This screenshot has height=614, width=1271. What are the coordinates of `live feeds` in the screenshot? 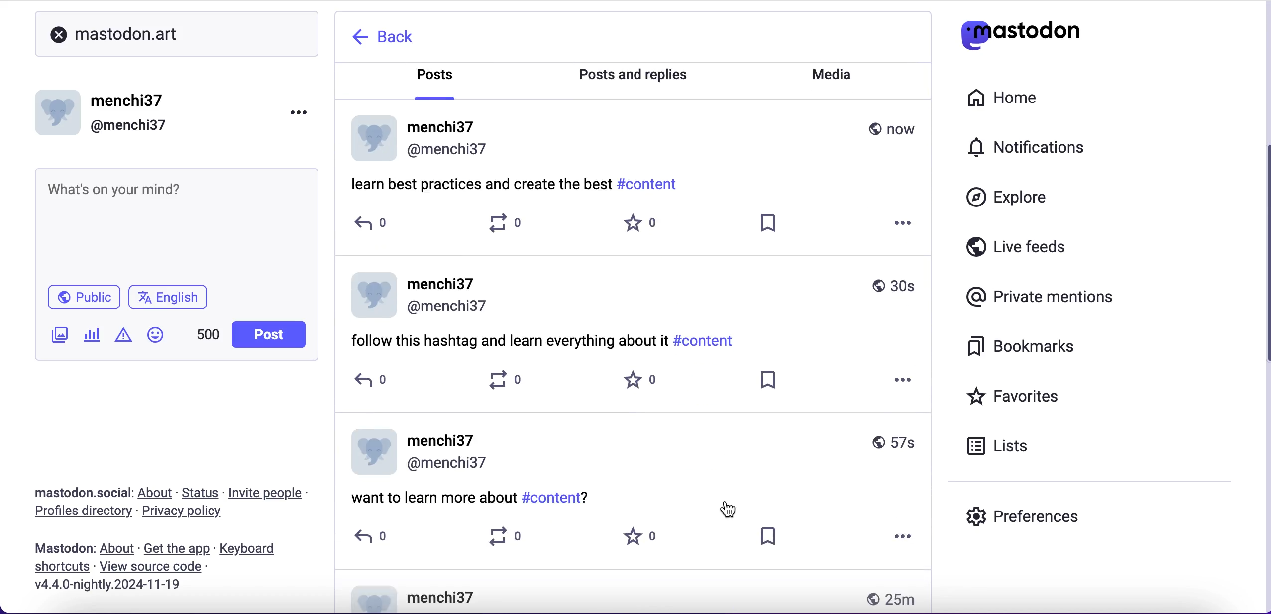 It's located at (1051, 247).